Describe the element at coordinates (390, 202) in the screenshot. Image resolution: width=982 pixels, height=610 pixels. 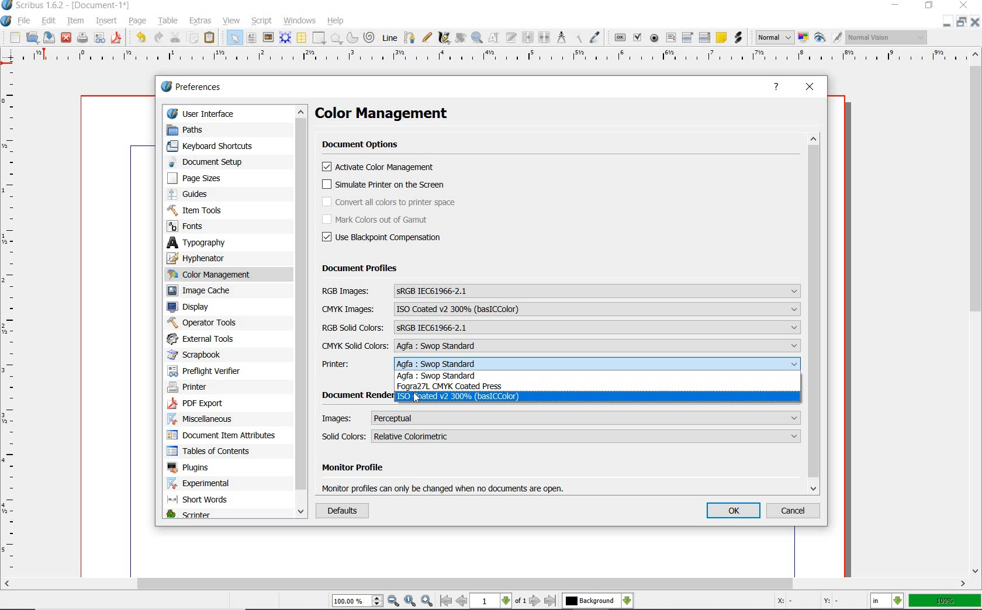
I see `convert all colors to printer space` at that location.